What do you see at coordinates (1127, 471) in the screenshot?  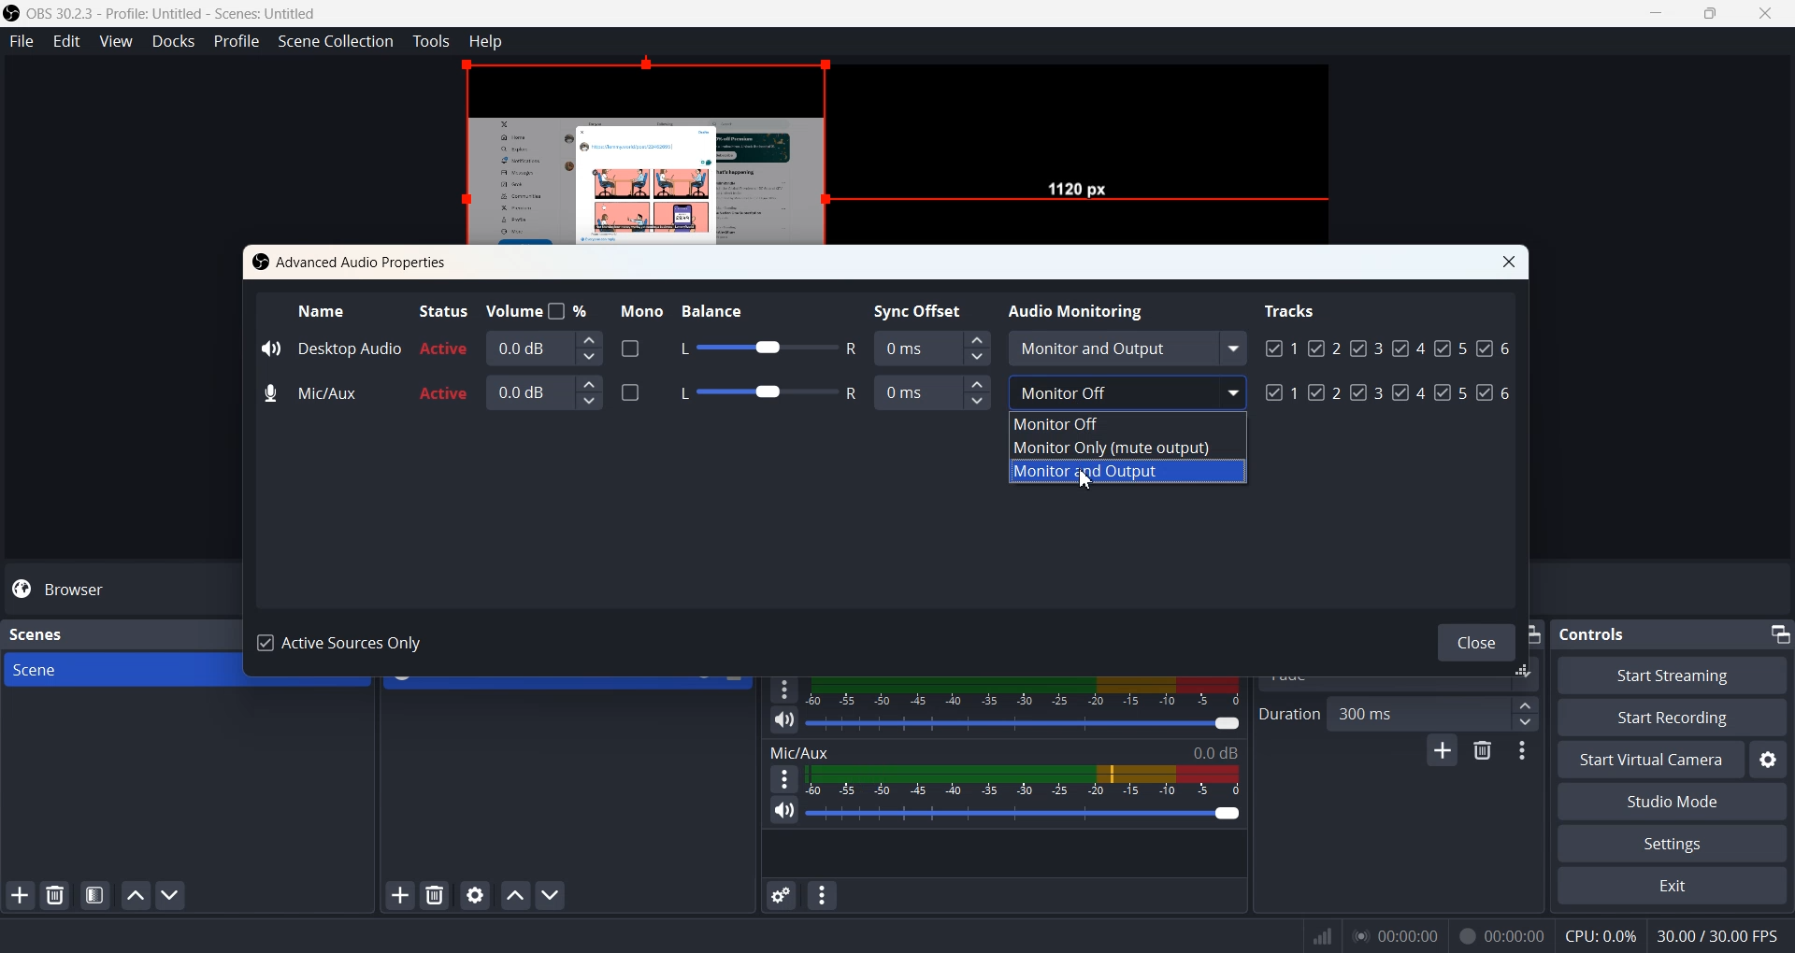 I see `Monitor and Output` at bounding box center [1127, 471].